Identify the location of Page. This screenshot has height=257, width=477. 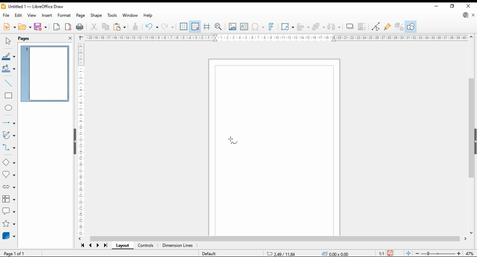
(274, 147).